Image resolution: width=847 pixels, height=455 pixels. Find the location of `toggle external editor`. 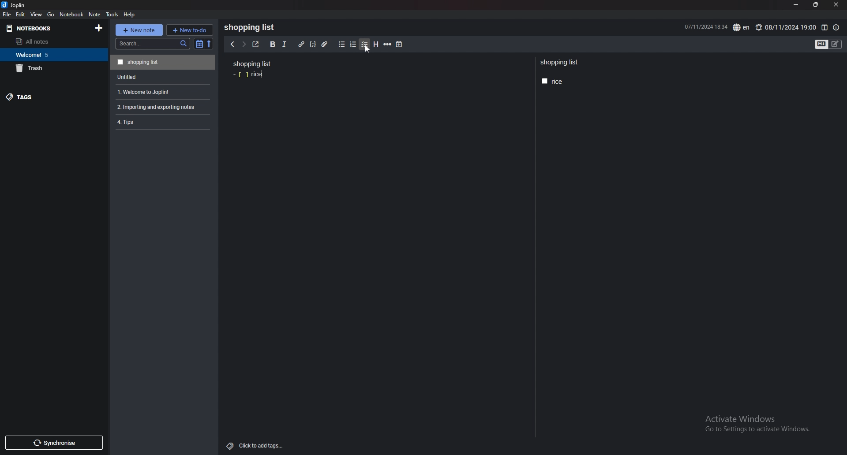

toggle external editor is located at coordinates (256, 44).